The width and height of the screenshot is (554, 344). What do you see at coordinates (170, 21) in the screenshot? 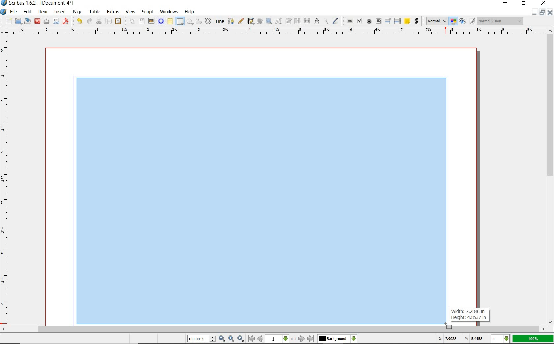
I see `table` at bounding box center [170, 21].